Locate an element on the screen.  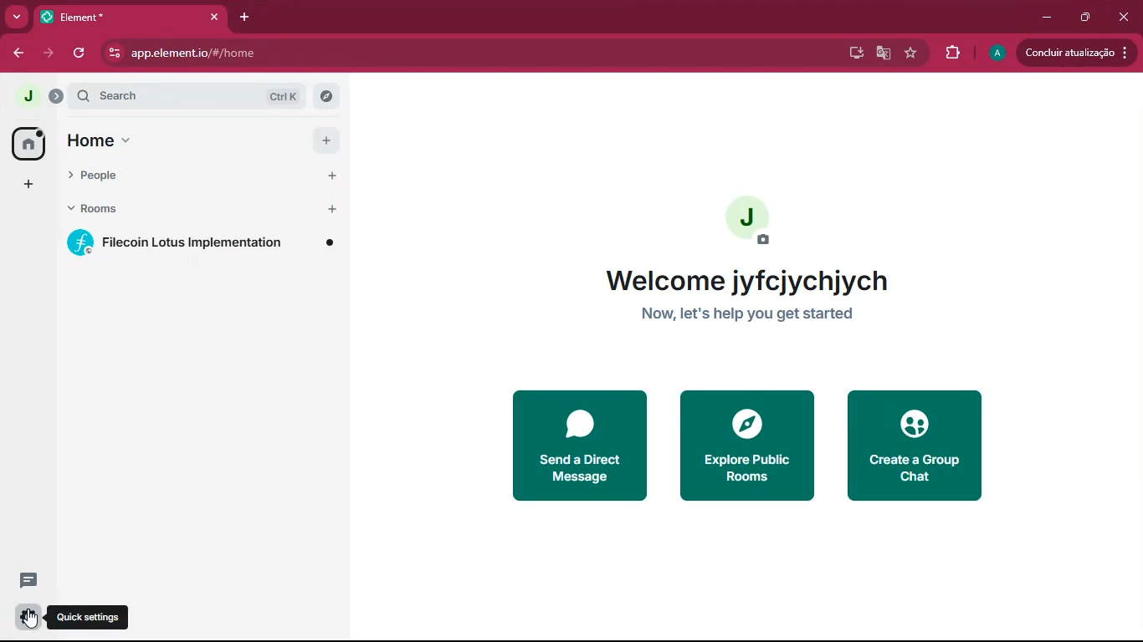
home is located at coordinates (174, 141).